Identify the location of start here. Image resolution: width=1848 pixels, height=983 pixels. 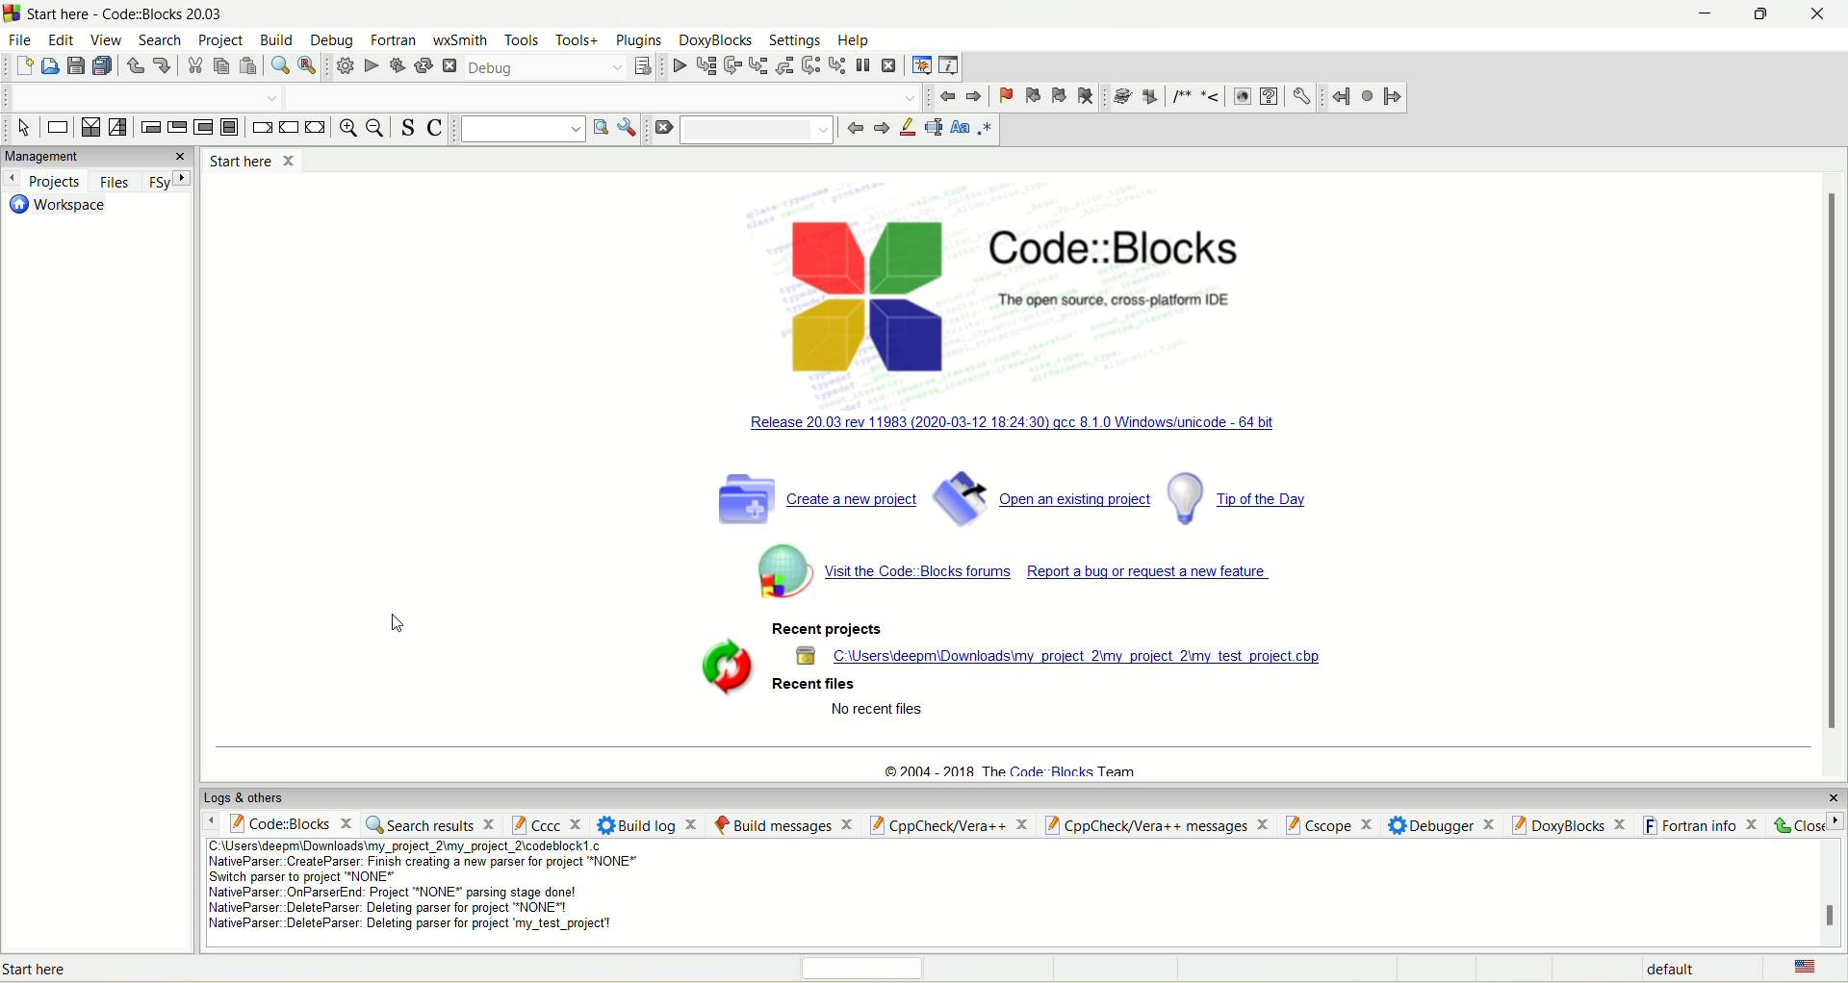
(252, 160).